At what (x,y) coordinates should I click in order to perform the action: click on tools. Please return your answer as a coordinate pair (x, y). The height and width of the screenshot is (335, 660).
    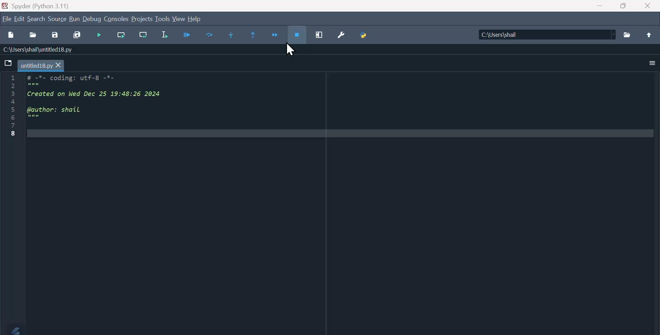
    Looking at the image, I should click on (163, 20).